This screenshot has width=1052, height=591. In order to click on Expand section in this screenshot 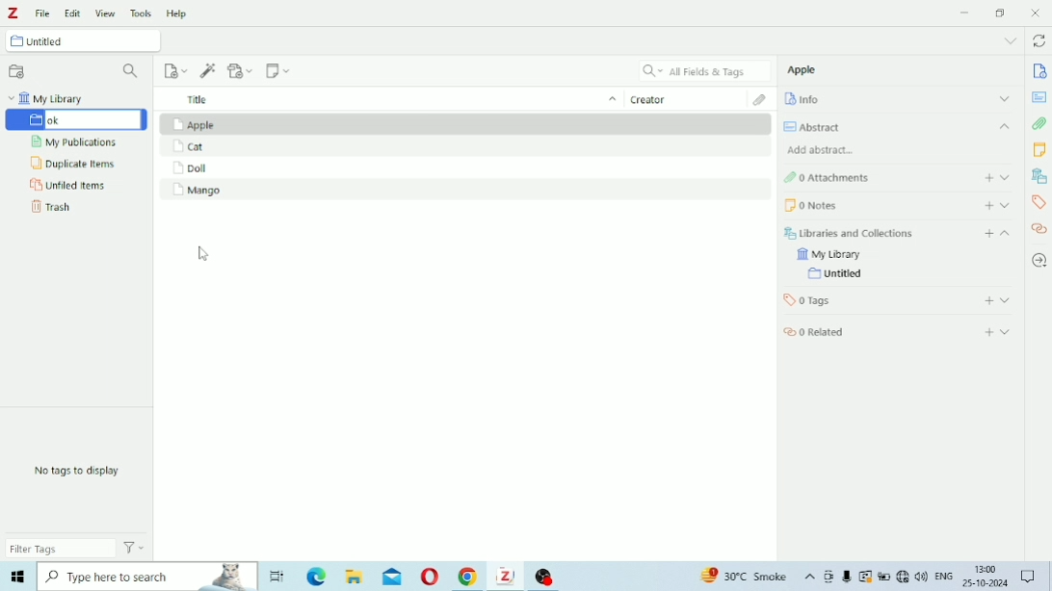, I will do `click(1005, 177)`.